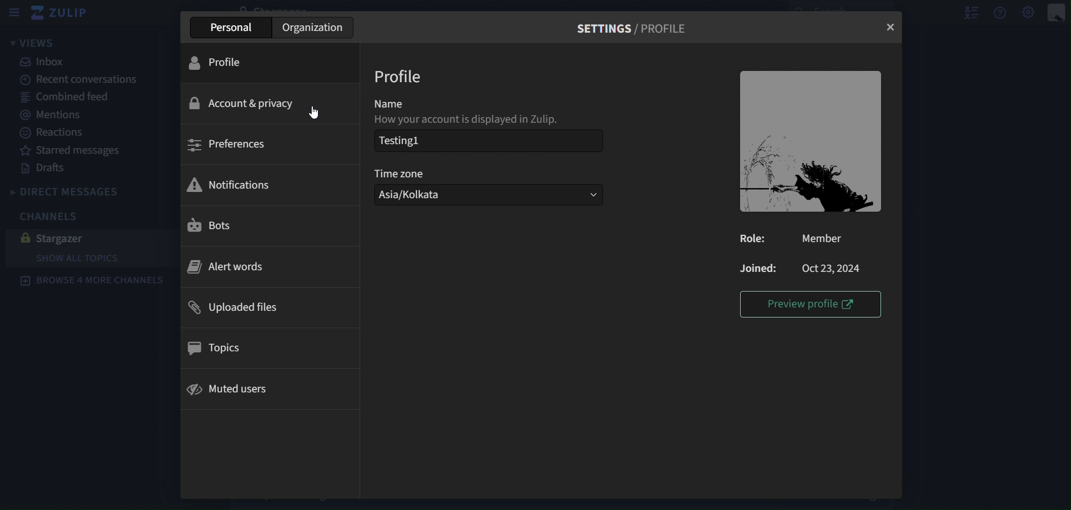  I want to click on direct messages, so click(66, 193).